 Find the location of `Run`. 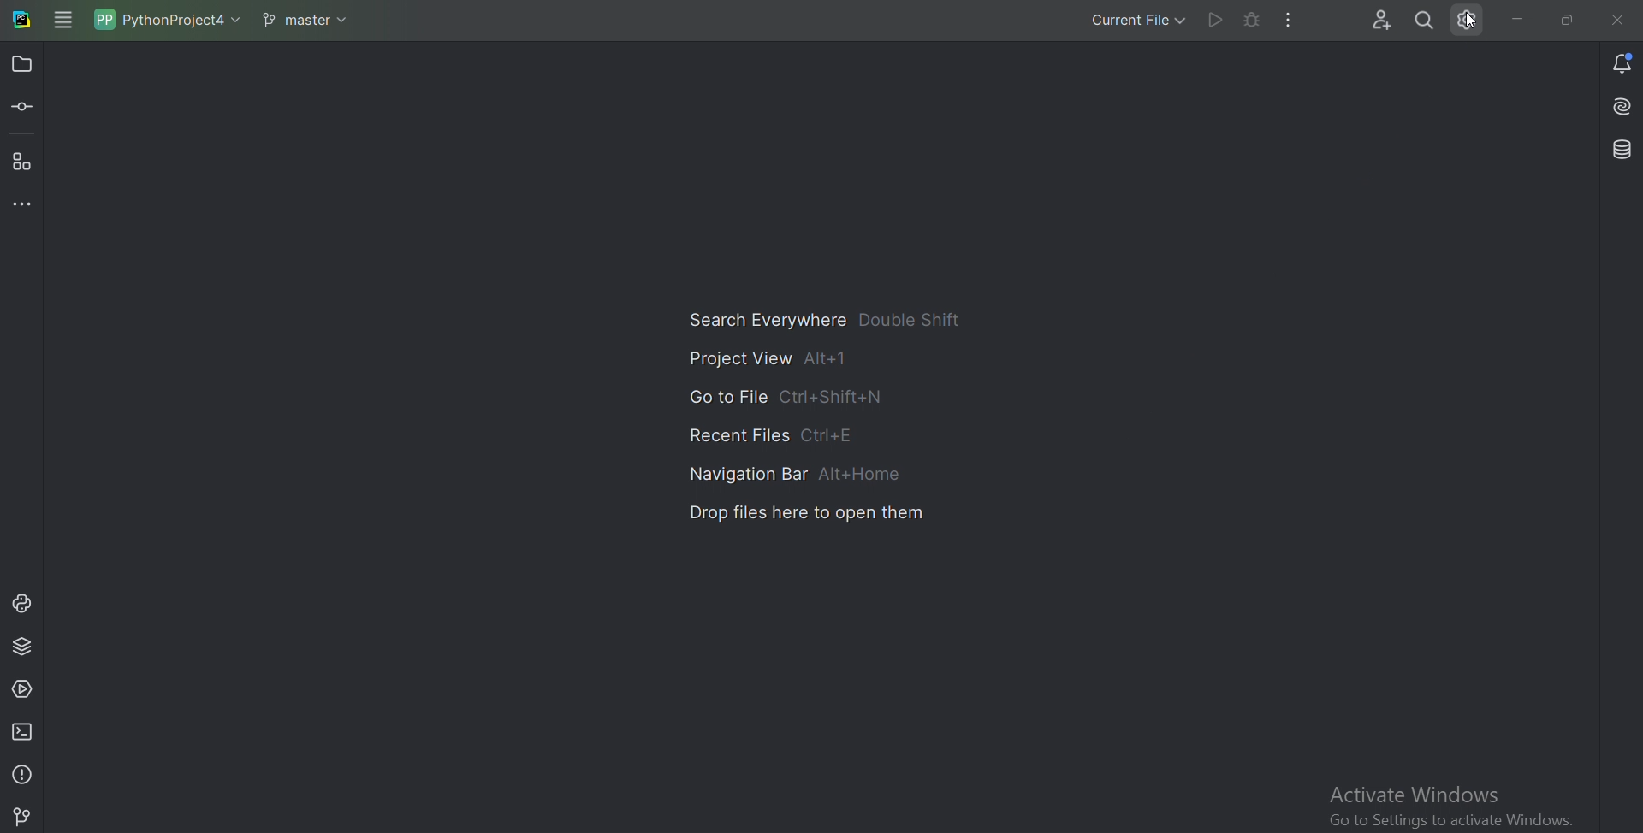

Run is located at coordinates (1214, 18).